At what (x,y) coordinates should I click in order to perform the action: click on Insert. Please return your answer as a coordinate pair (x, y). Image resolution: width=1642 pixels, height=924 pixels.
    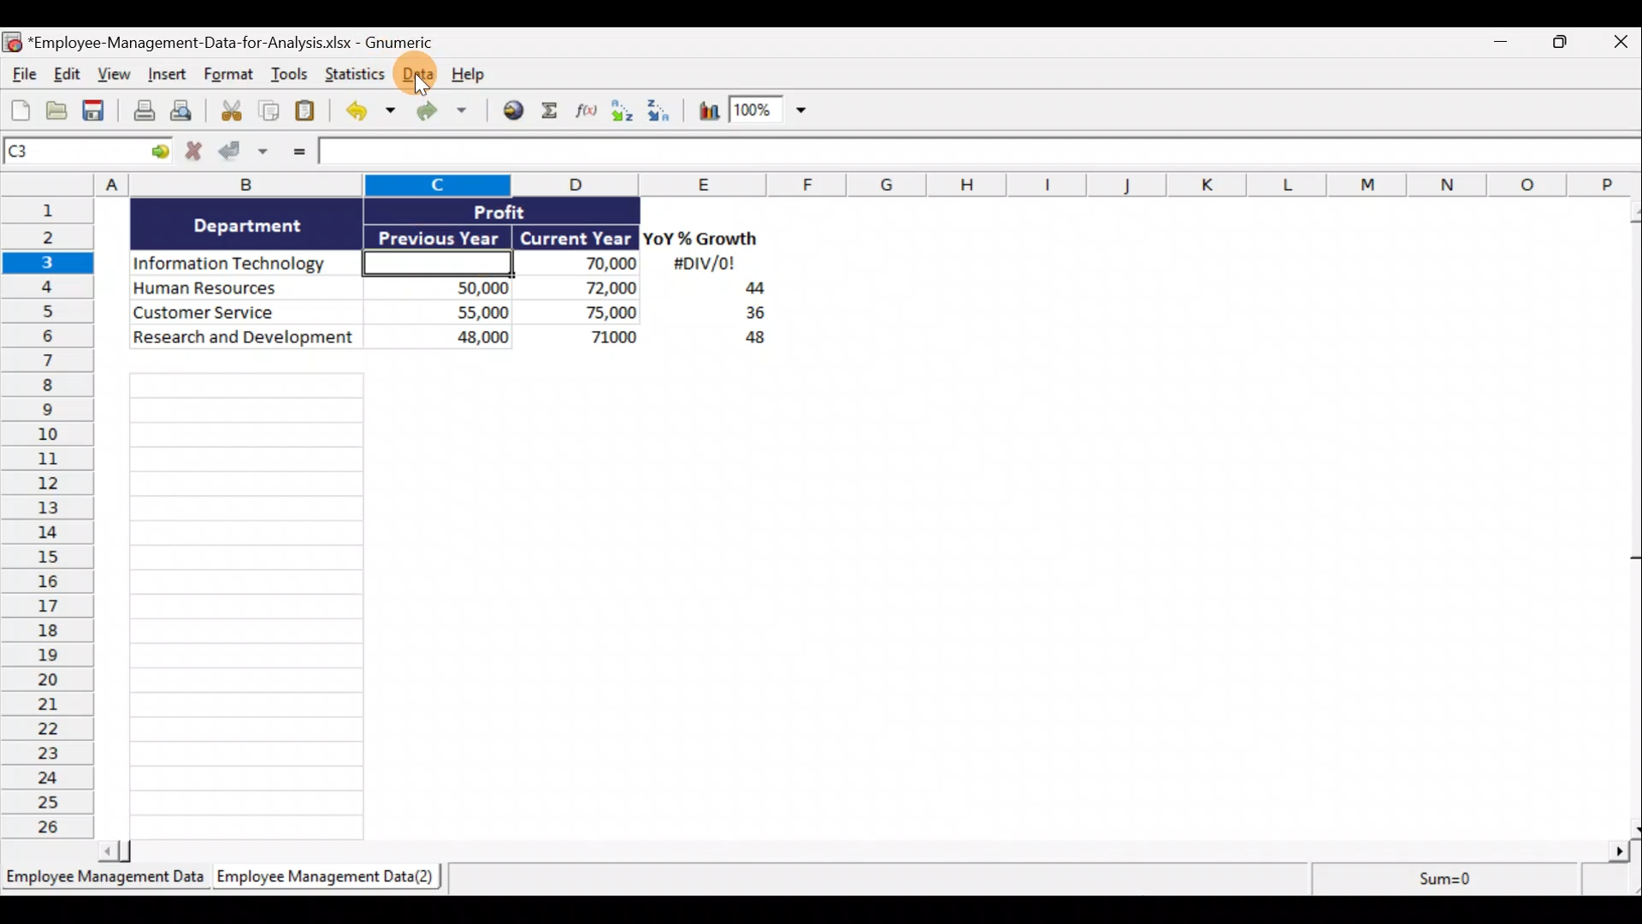
    Looking at the image, I should click on (170, 78).